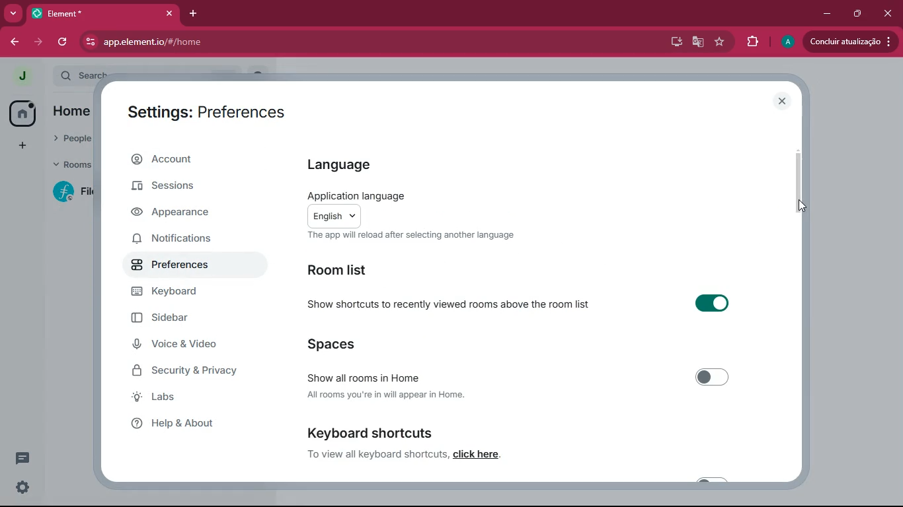  Describe the element at coordinates (183, 399) in the screenshot. I see `labs` at that location.